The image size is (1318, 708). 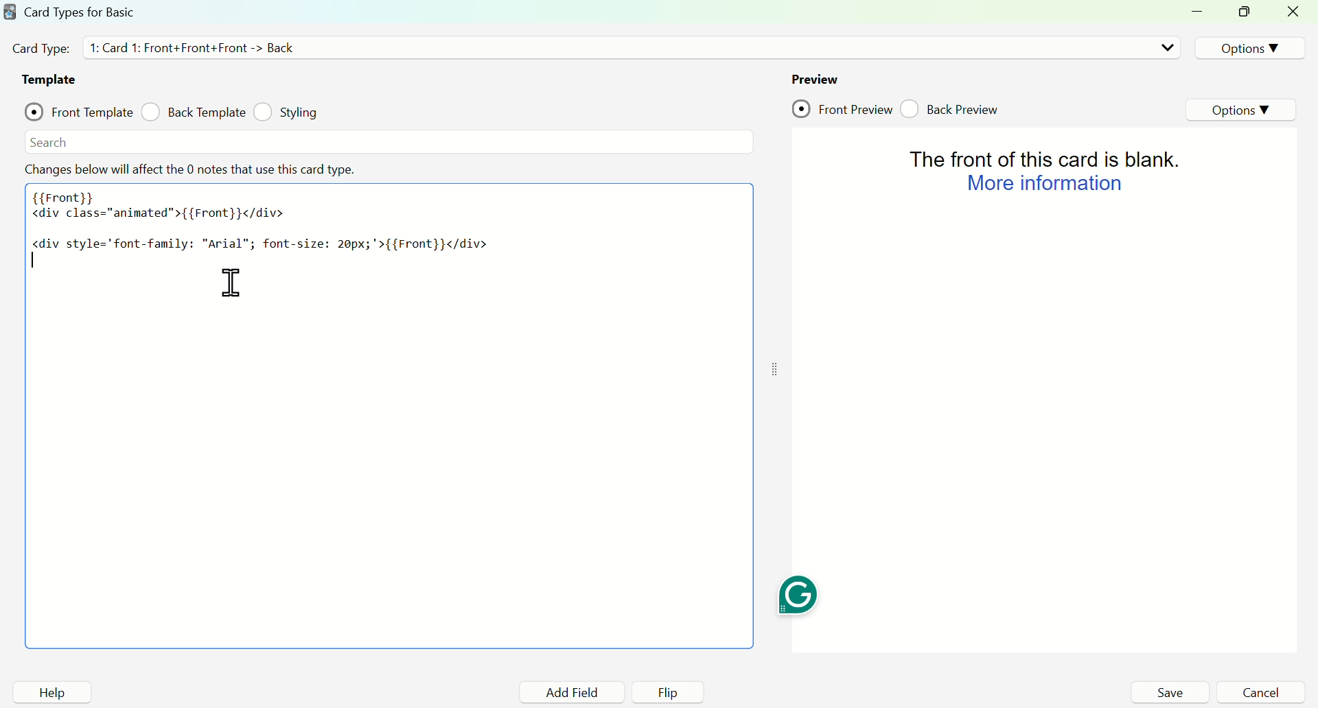 What do you see at coordinates (570, 693) in the screenshot?
I see `add field` at bounding box center [570, 693].